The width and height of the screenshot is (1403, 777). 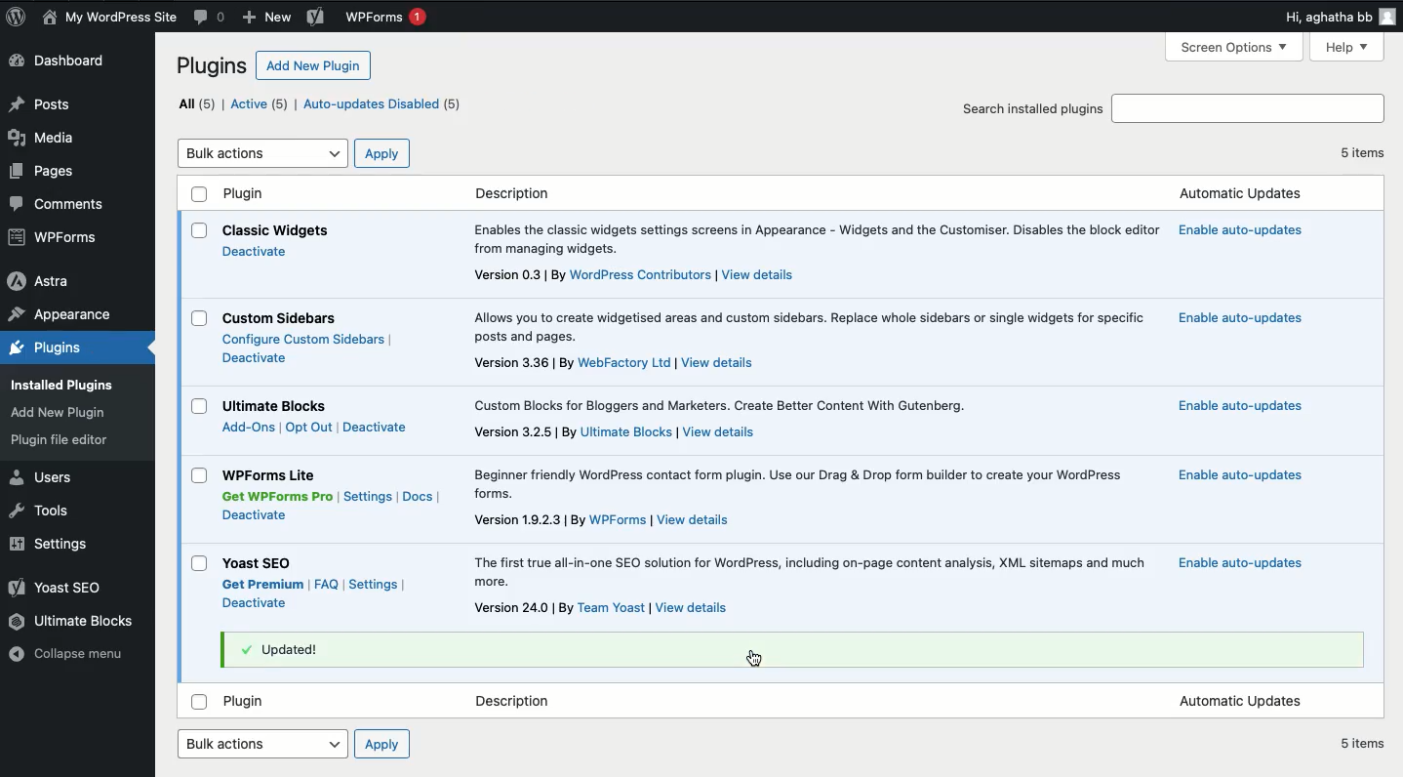 I want to click on Checkbox, so click(x=200, y=564).